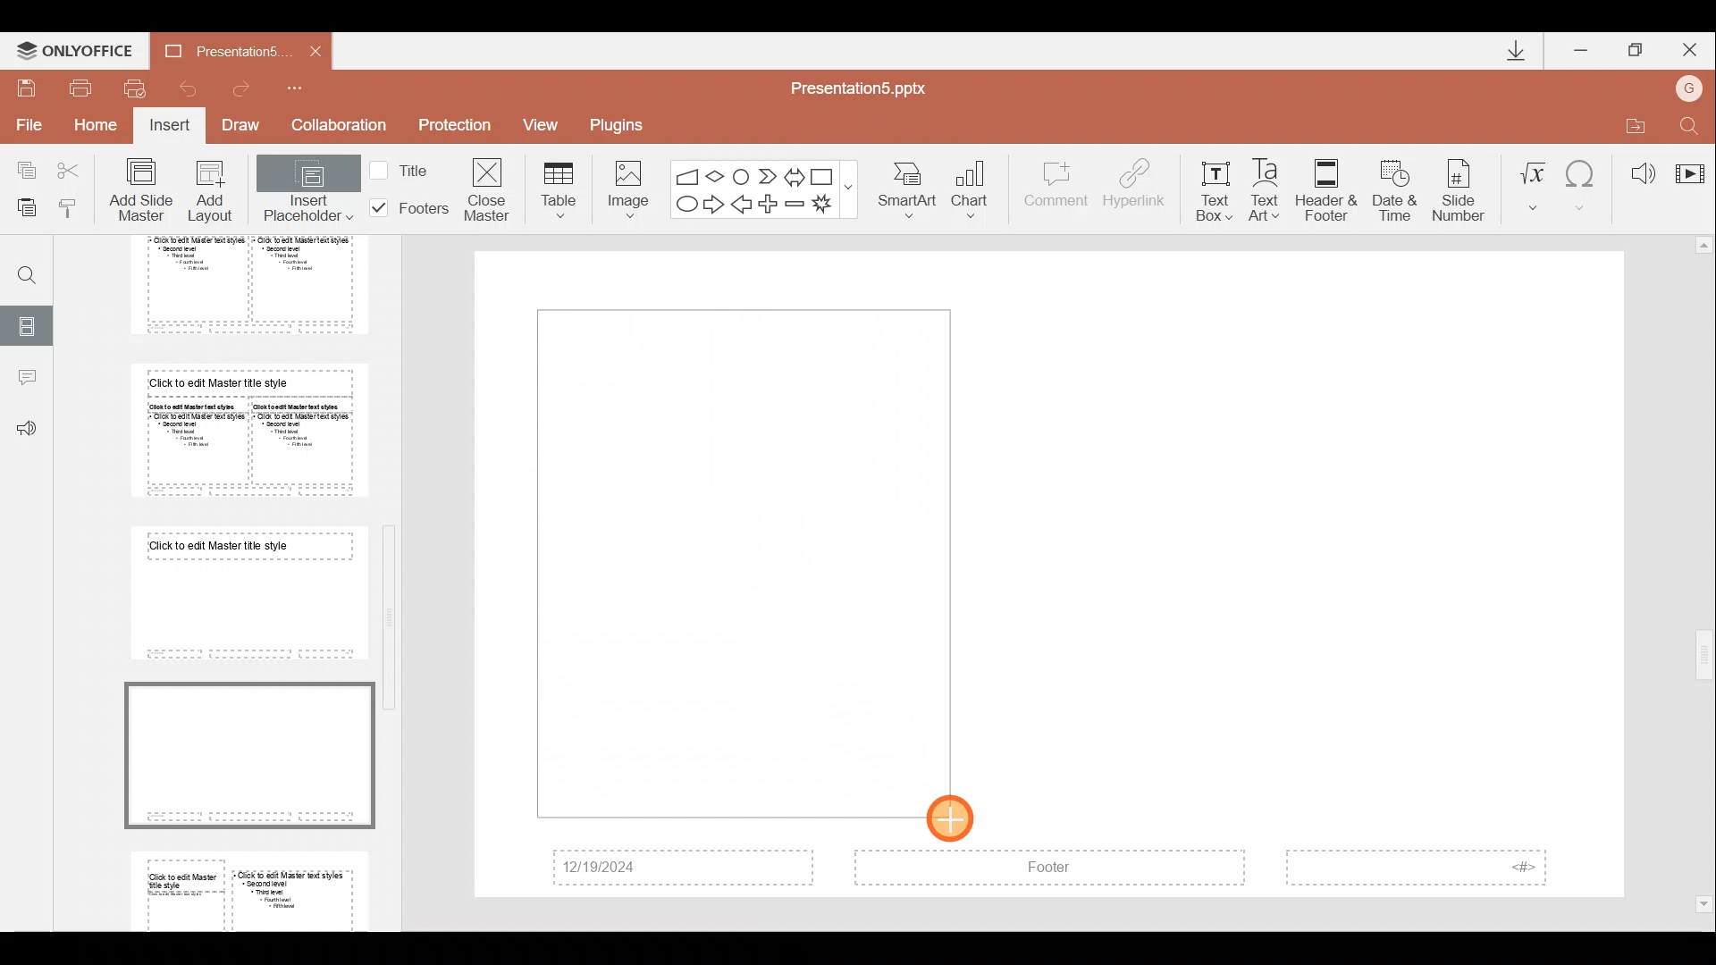 This screenshot has height=965, width=1716. I want to click on Text Art, so click(1269, 185).